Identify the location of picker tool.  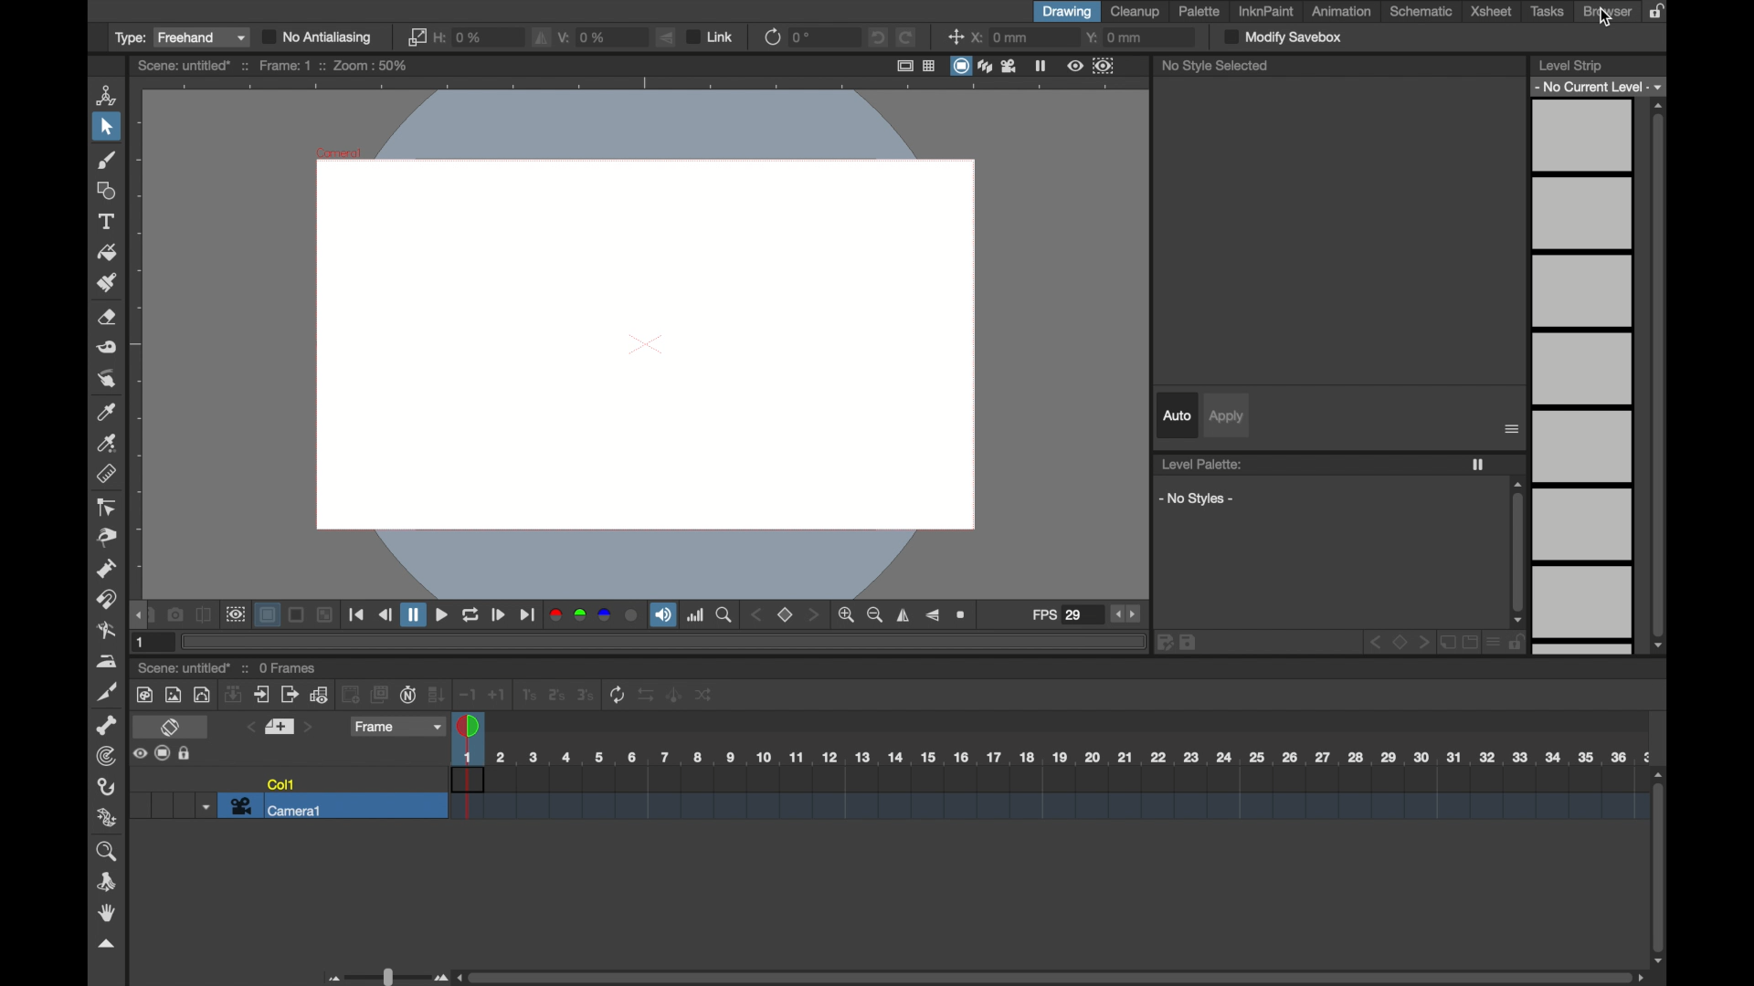
(107, 413).